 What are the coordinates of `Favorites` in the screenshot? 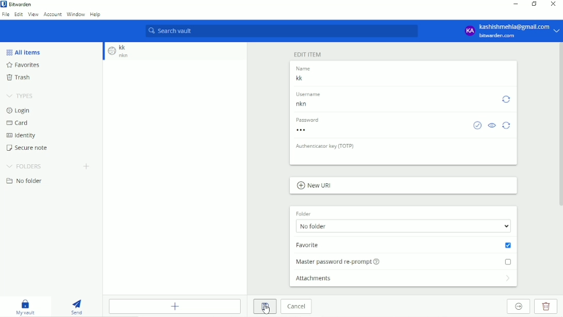 It's located at (25, 65).